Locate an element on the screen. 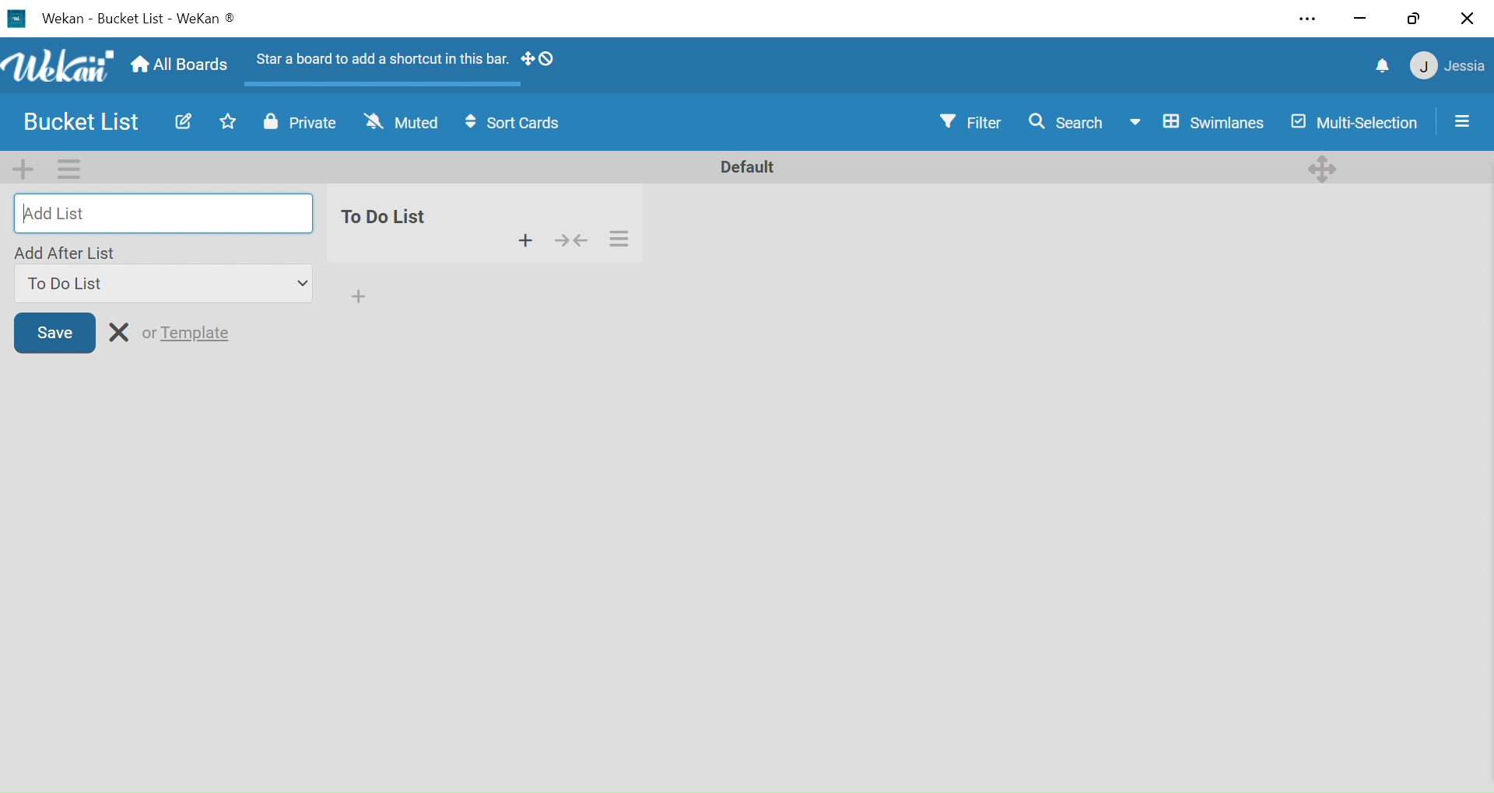  Add card to bottom of the list is located at coordinates (358, 296).